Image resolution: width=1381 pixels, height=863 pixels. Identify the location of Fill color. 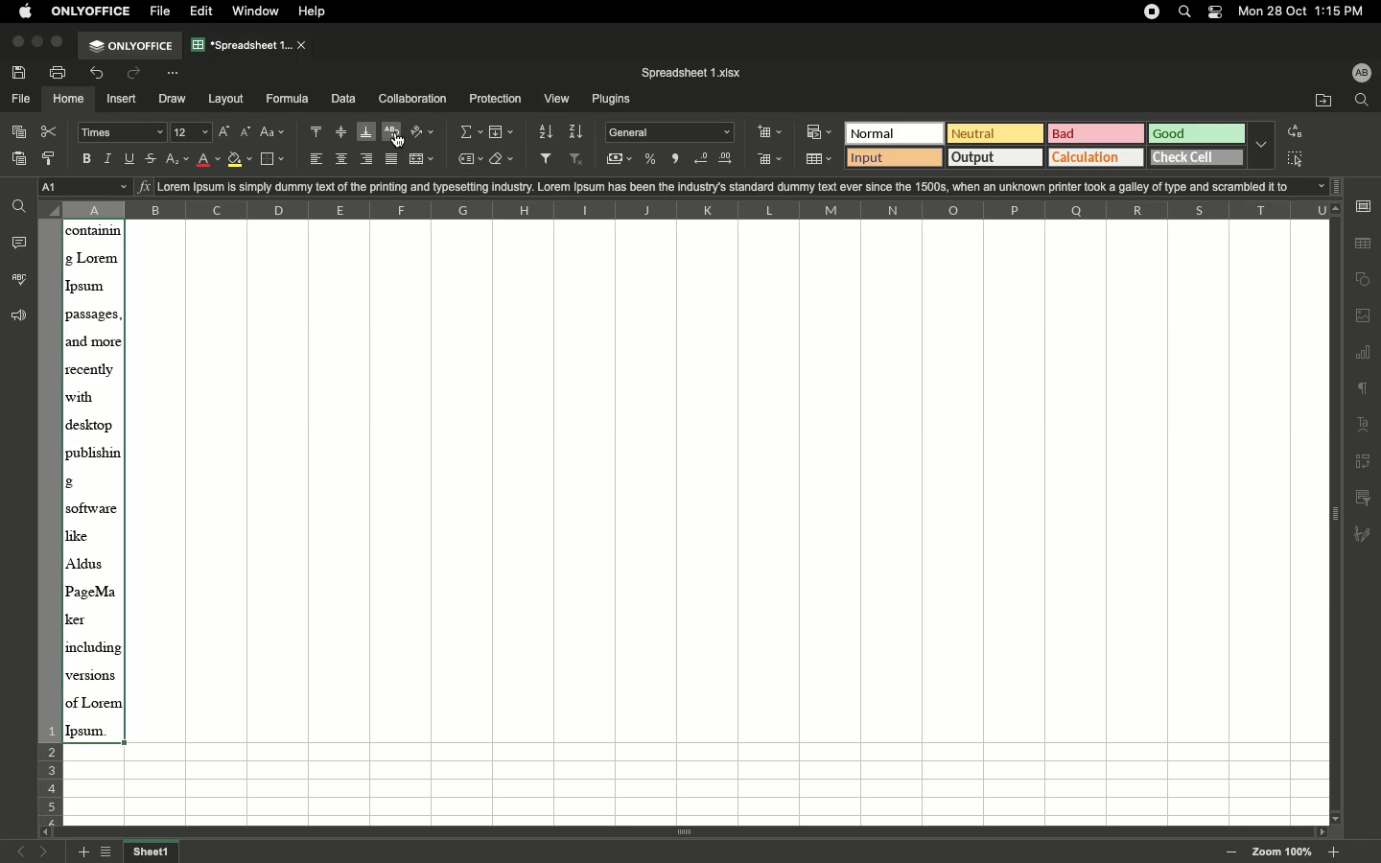
(240, 161).